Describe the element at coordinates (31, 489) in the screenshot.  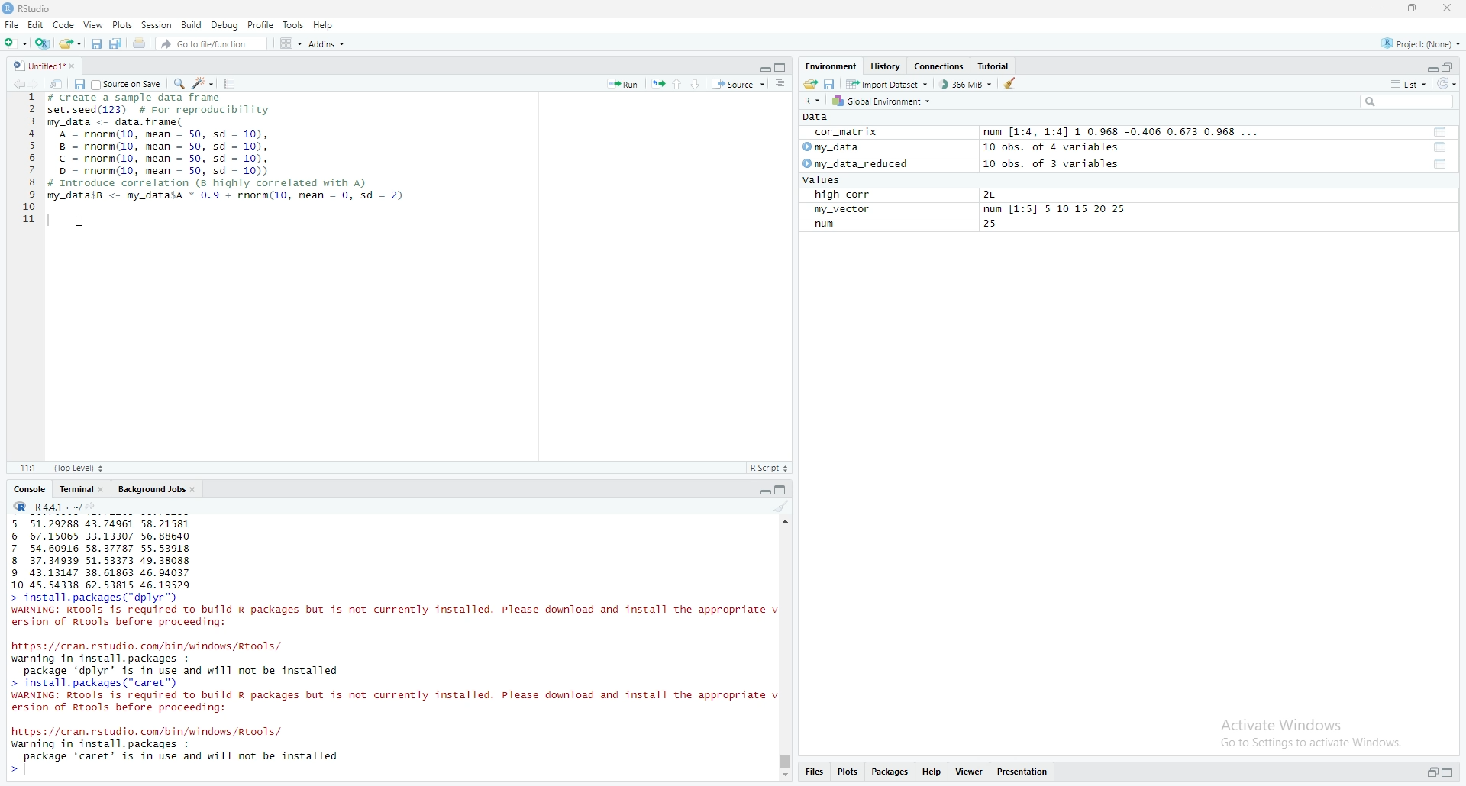
I see `Console` at that location.